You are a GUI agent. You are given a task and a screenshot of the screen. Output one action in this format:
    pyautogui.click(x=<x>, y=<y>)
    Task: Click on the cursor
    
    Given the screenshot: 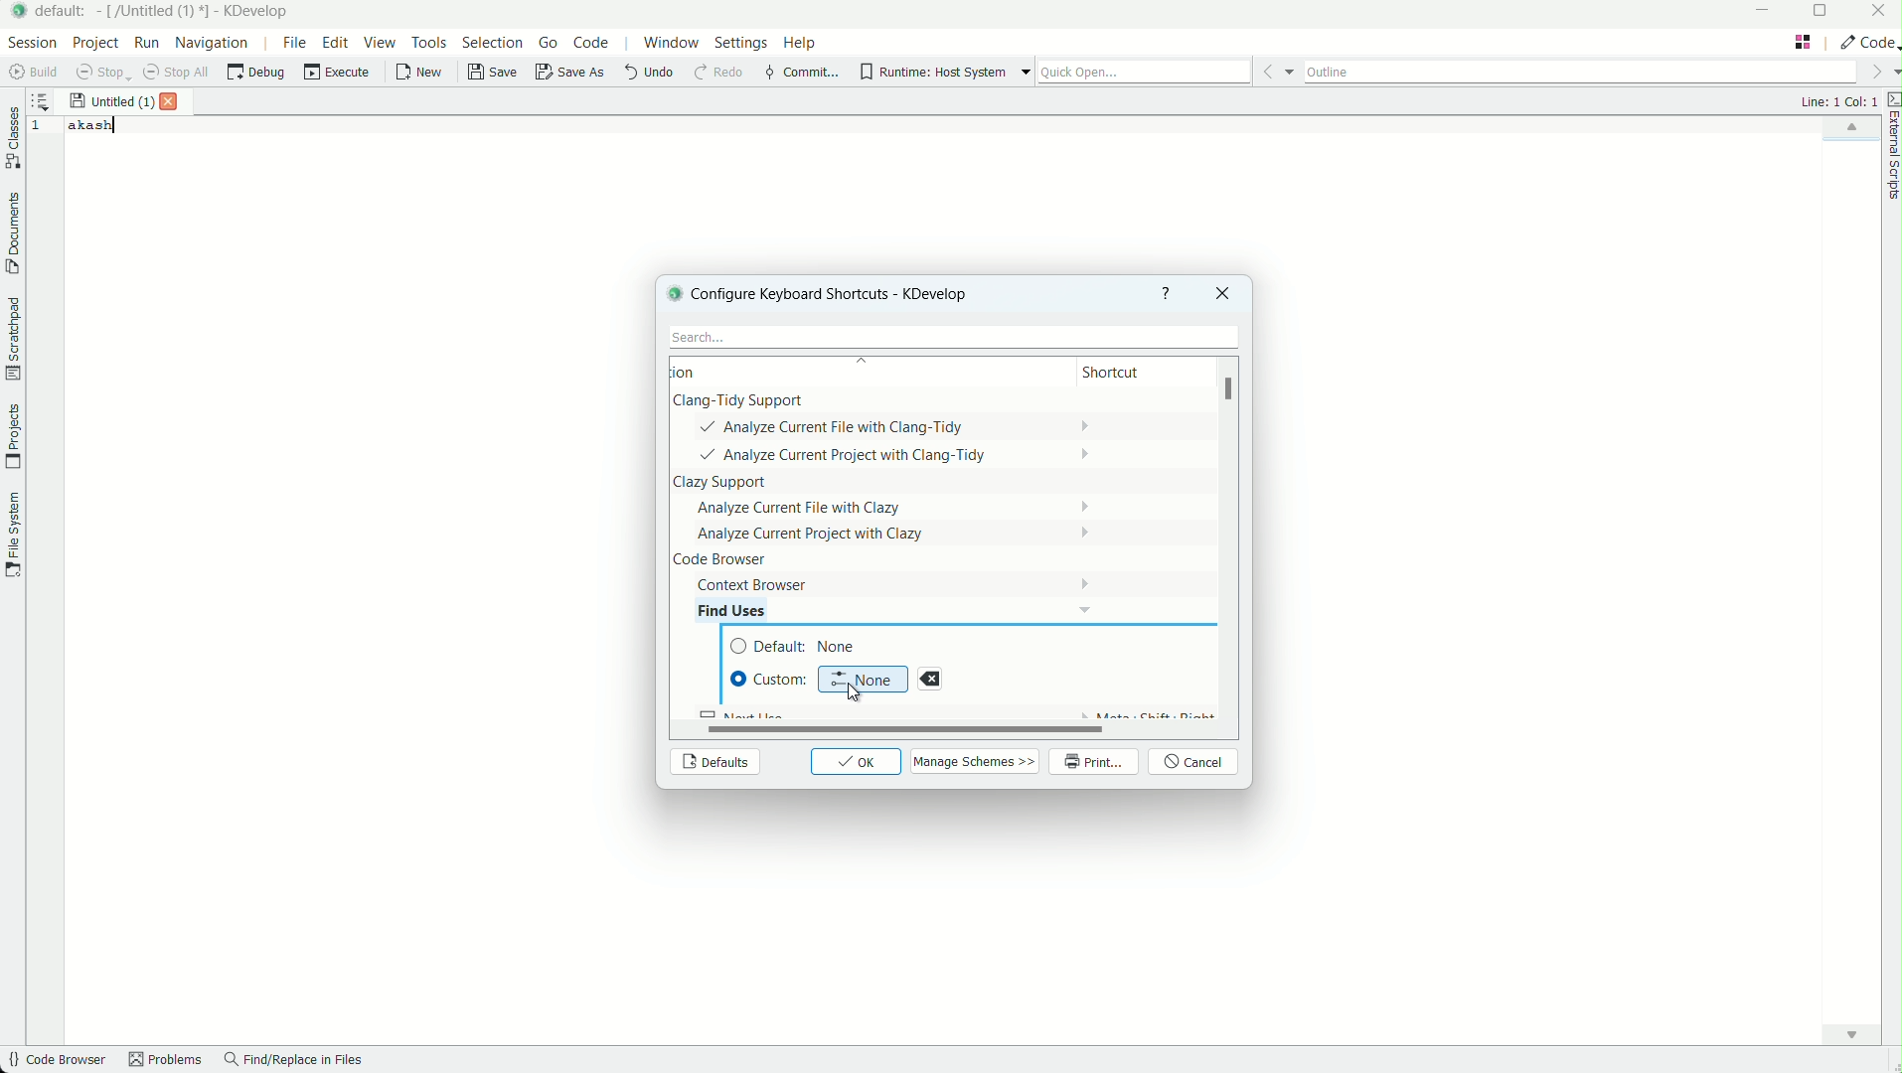 What is the action you would take?
    pyautogui.click(x=852, y=692)
    